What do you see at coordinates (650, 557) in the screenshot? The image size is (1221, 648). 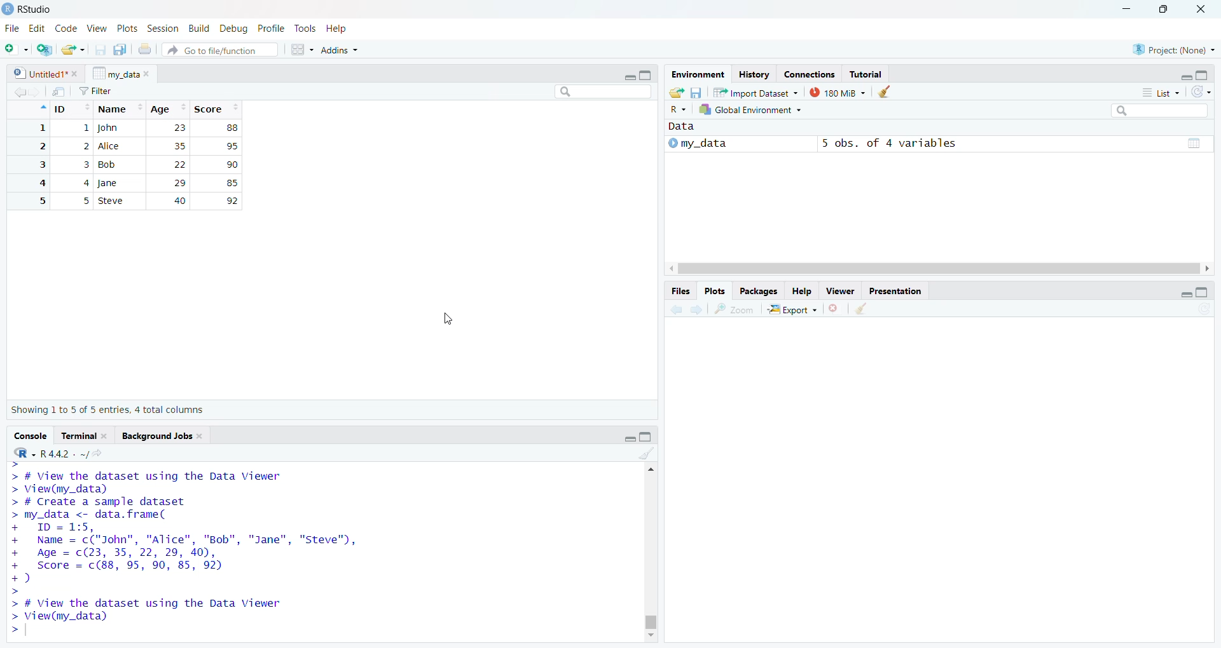 I see `Scrollbar` at bounding box center [650, 557].